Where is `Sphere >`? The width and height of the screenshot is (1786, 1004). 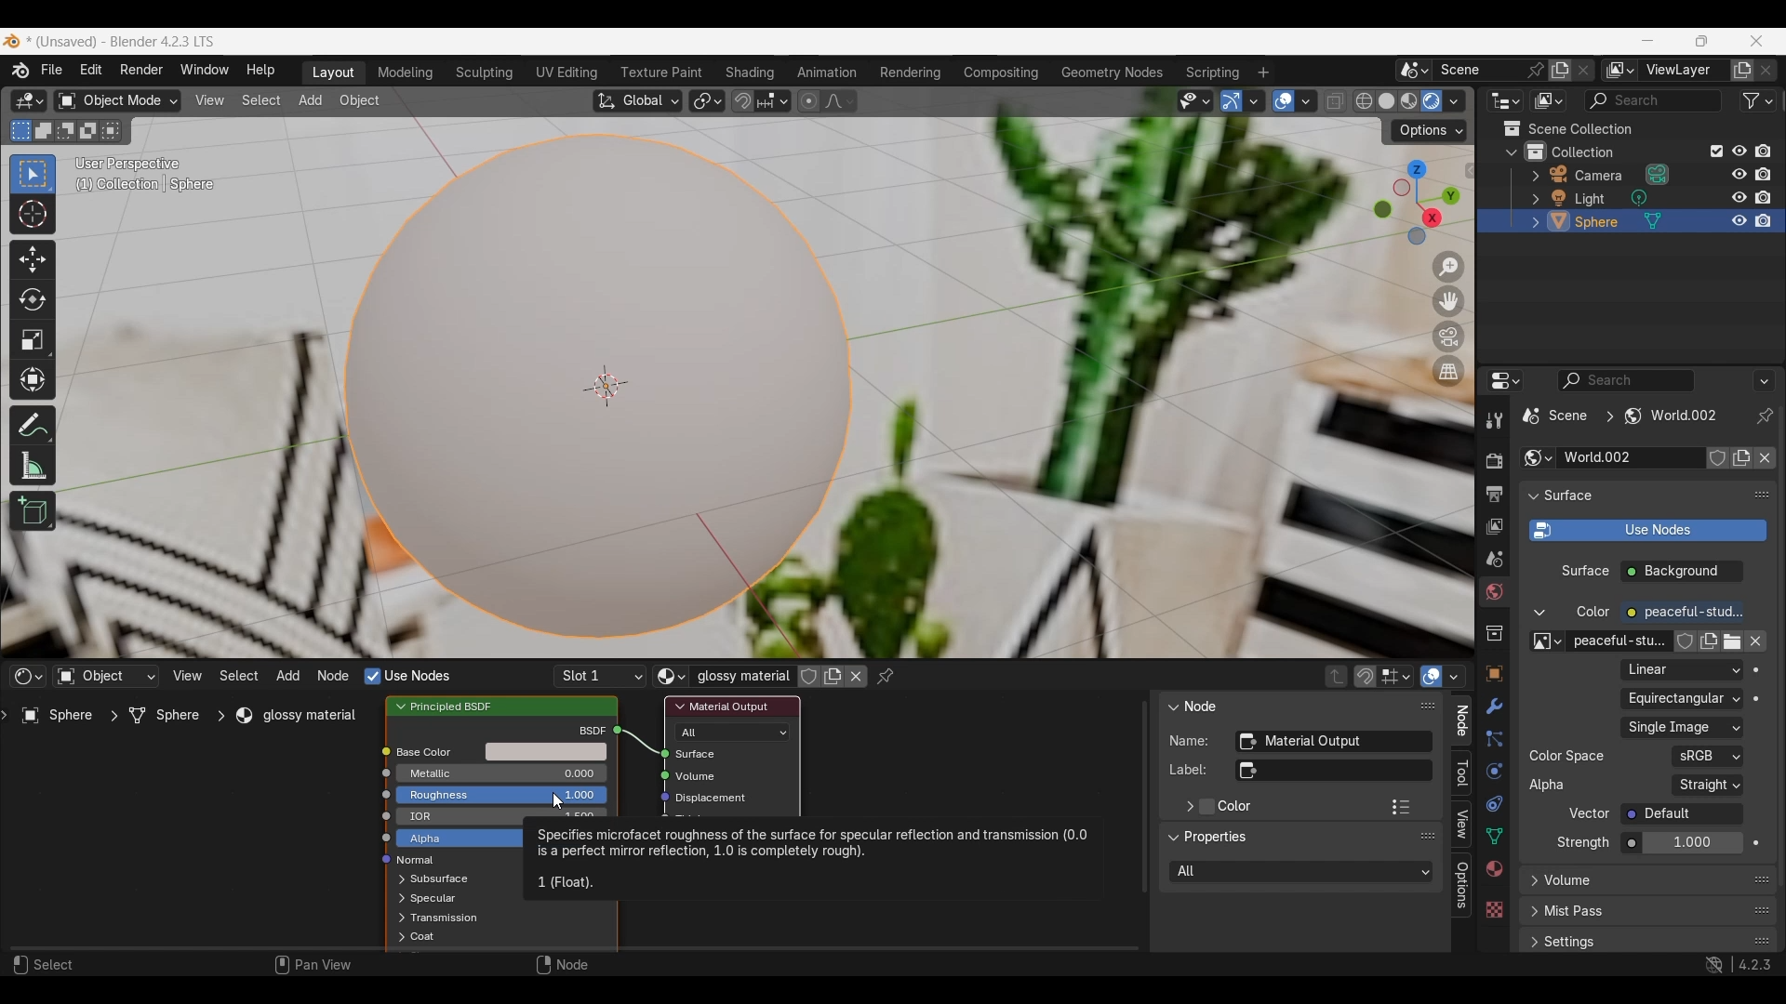 Sphere > is located at coordinates (174, 715).